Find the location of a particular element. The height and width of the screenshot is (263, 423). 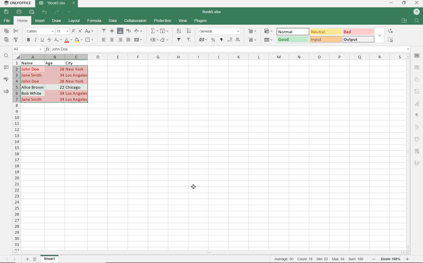

OUTPUT is located at coordinates (358, 39).